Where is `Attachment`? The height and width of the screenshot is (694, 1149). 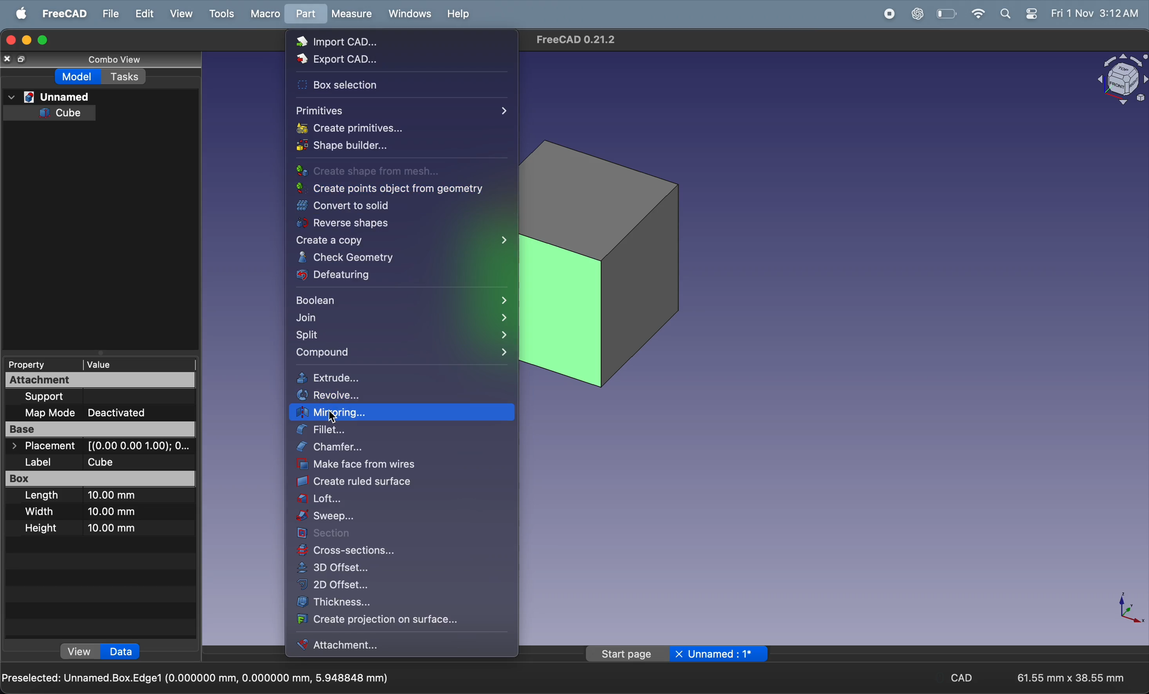 Attachment is located at coordinates (99, 380).